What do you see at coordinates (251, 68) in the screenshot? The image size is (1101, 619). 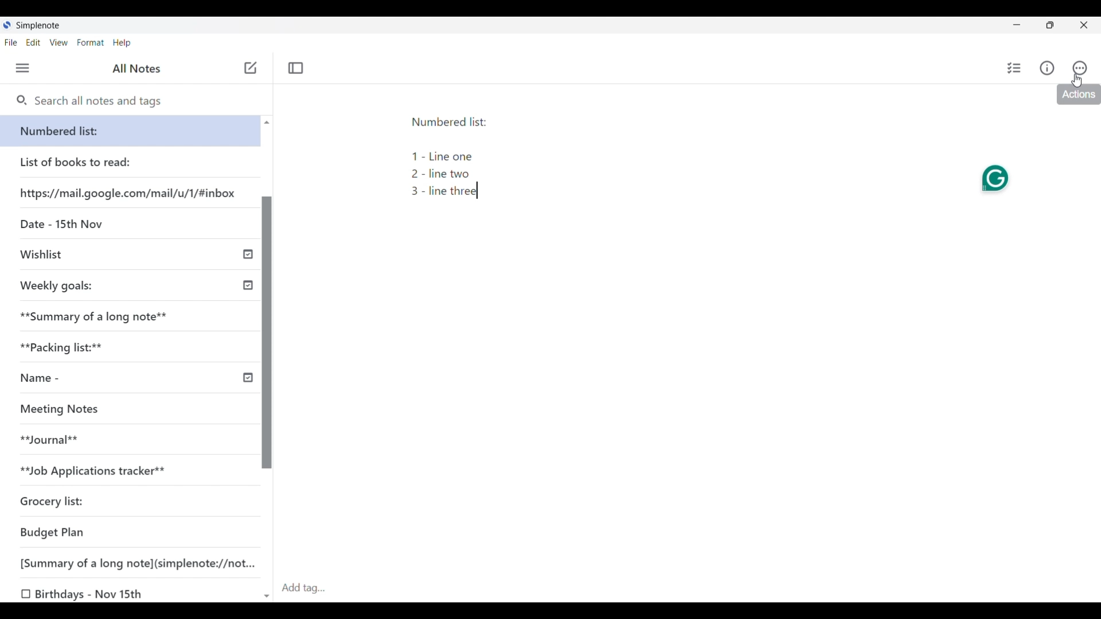 I see `Add note` at bounding box center [251, 68].